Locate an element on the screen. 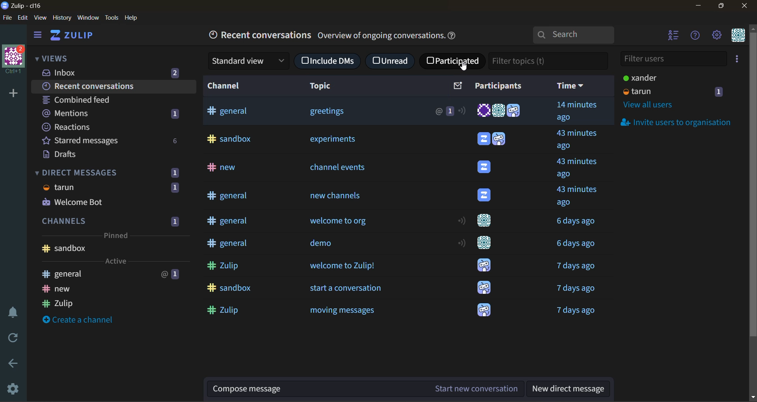 The width and height of the screenshot is (757, 402). time is located at coordinates (576, 140).